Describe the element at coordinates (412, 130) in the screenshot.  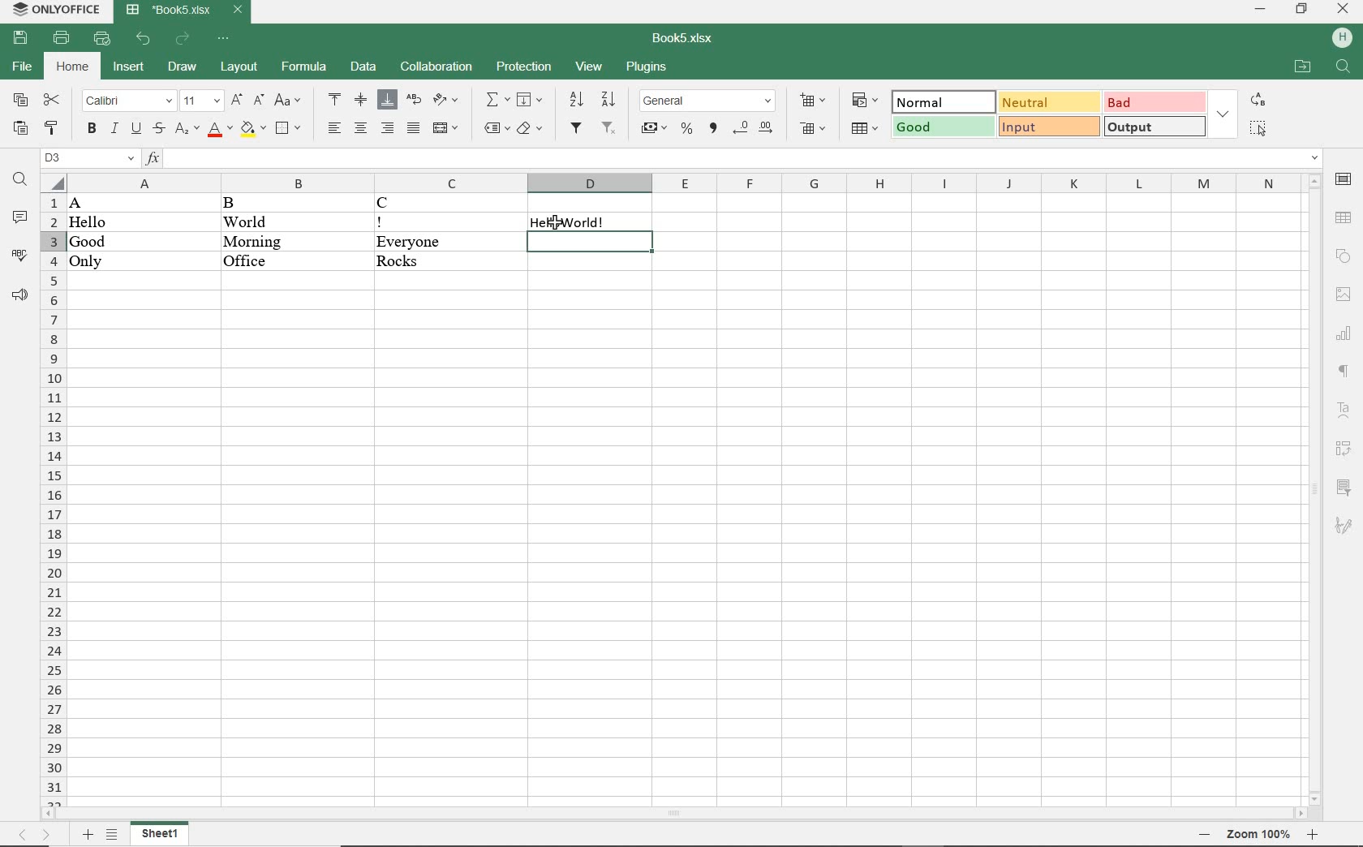
I see `JUSTIFIED` at that location.